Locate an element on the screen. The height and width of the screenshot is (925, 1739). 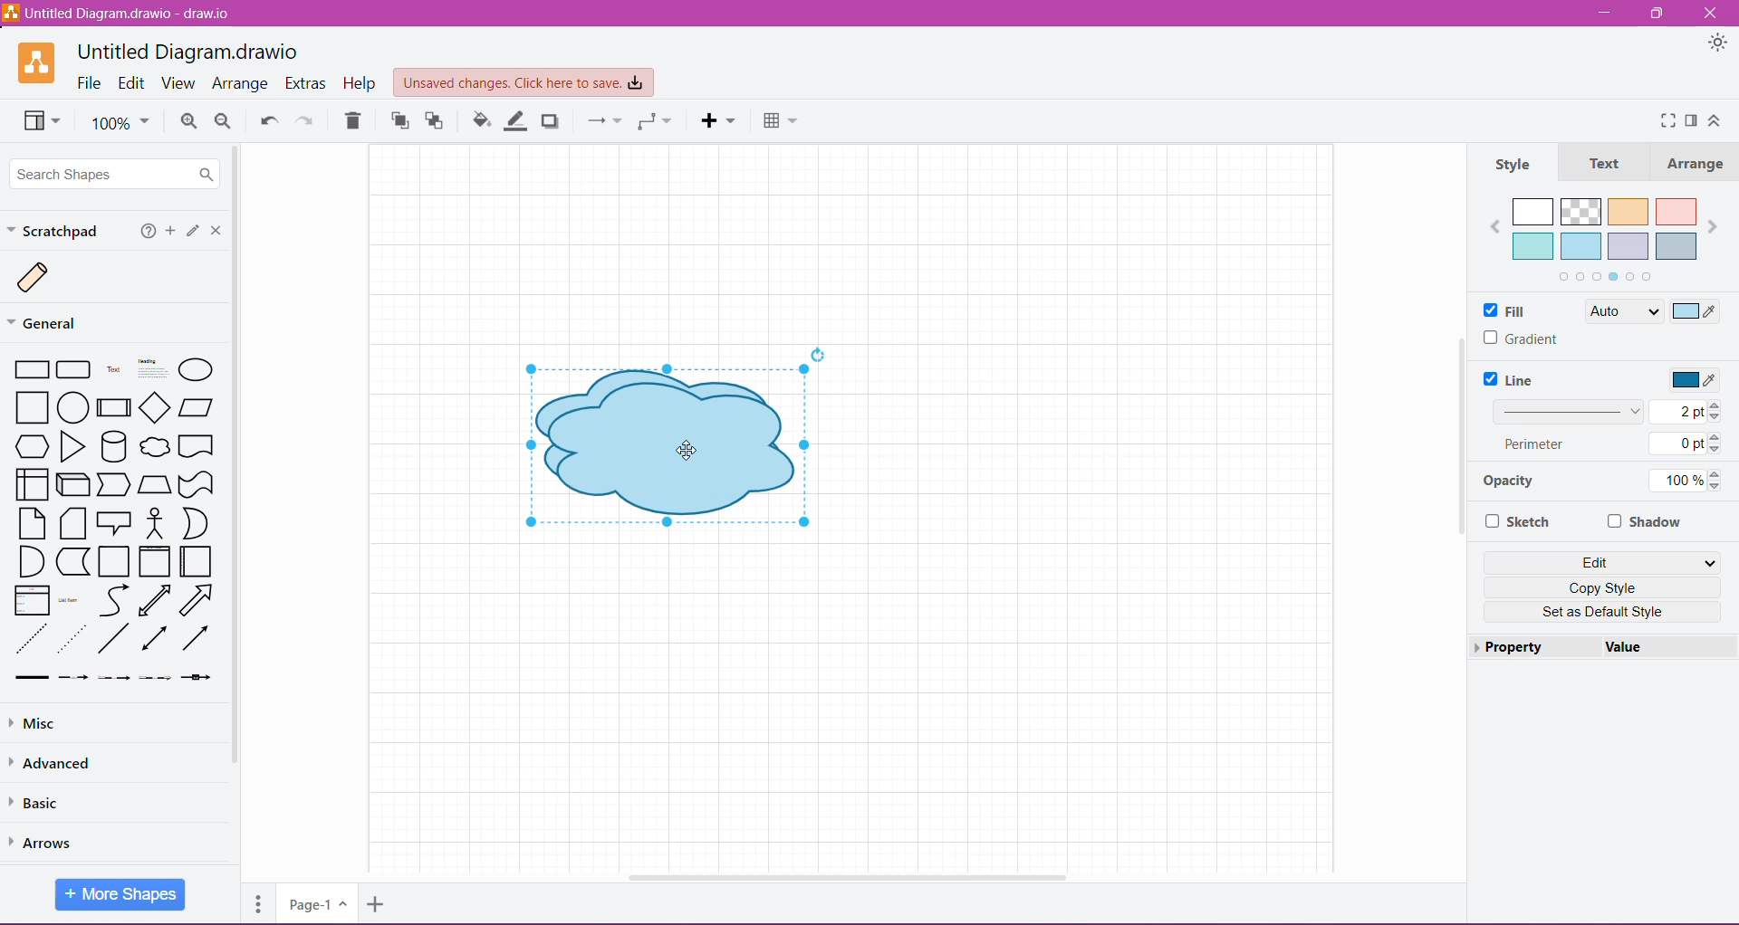
Text is located at coordinates (1609, 165).